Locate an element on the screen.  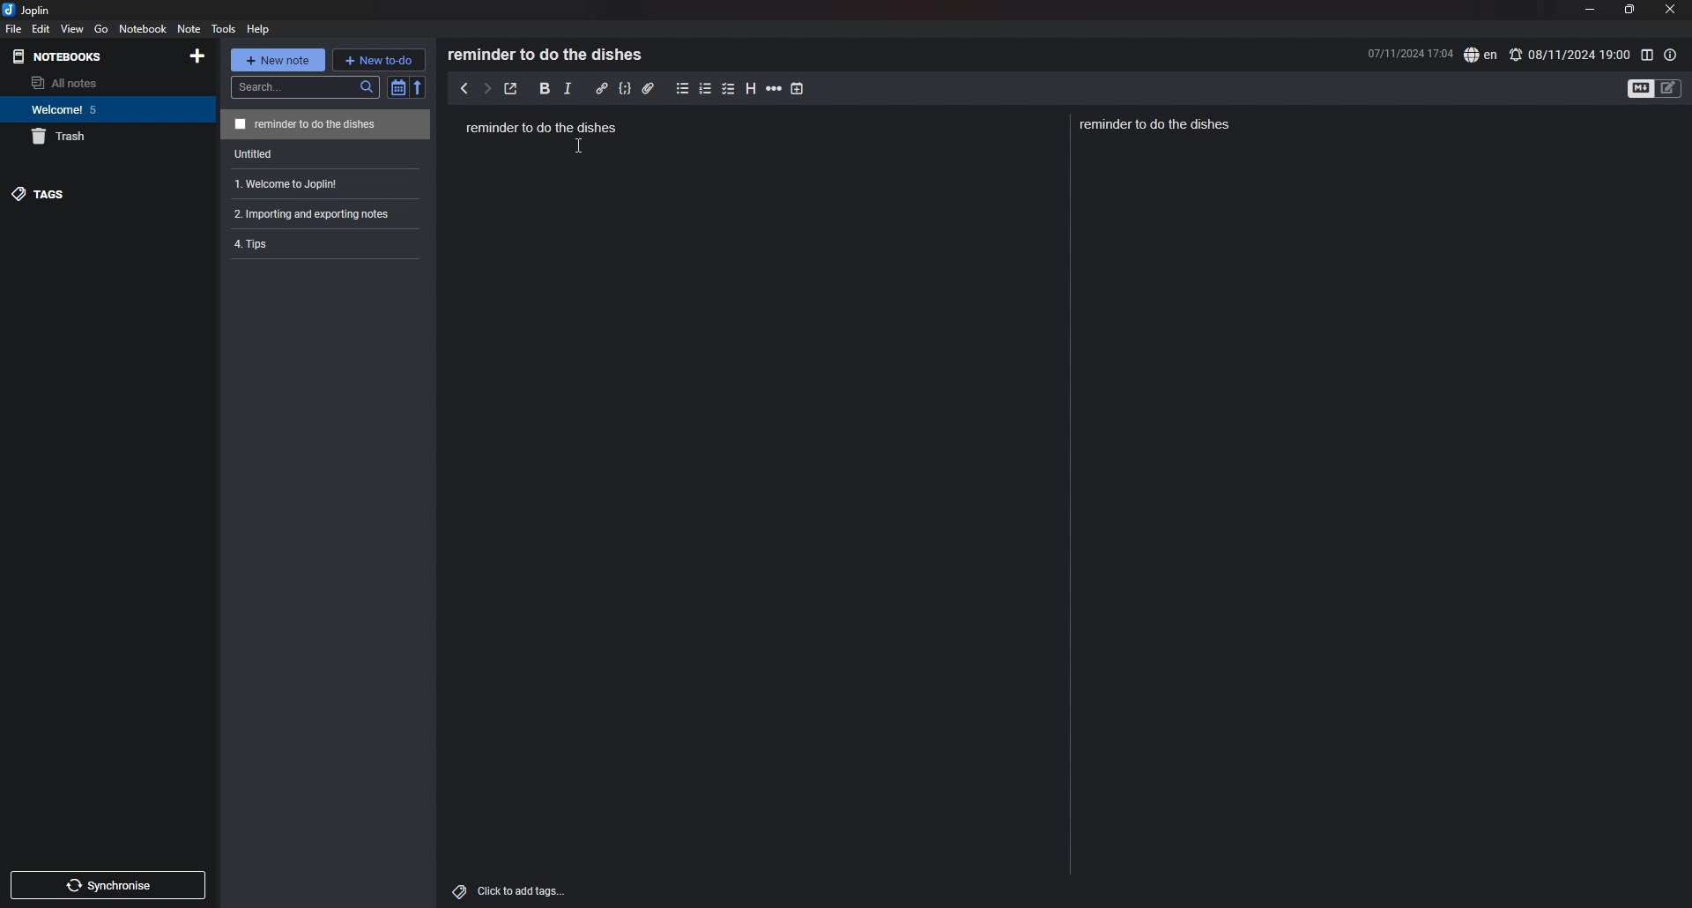
notebook is located at coordinates (100, 108).